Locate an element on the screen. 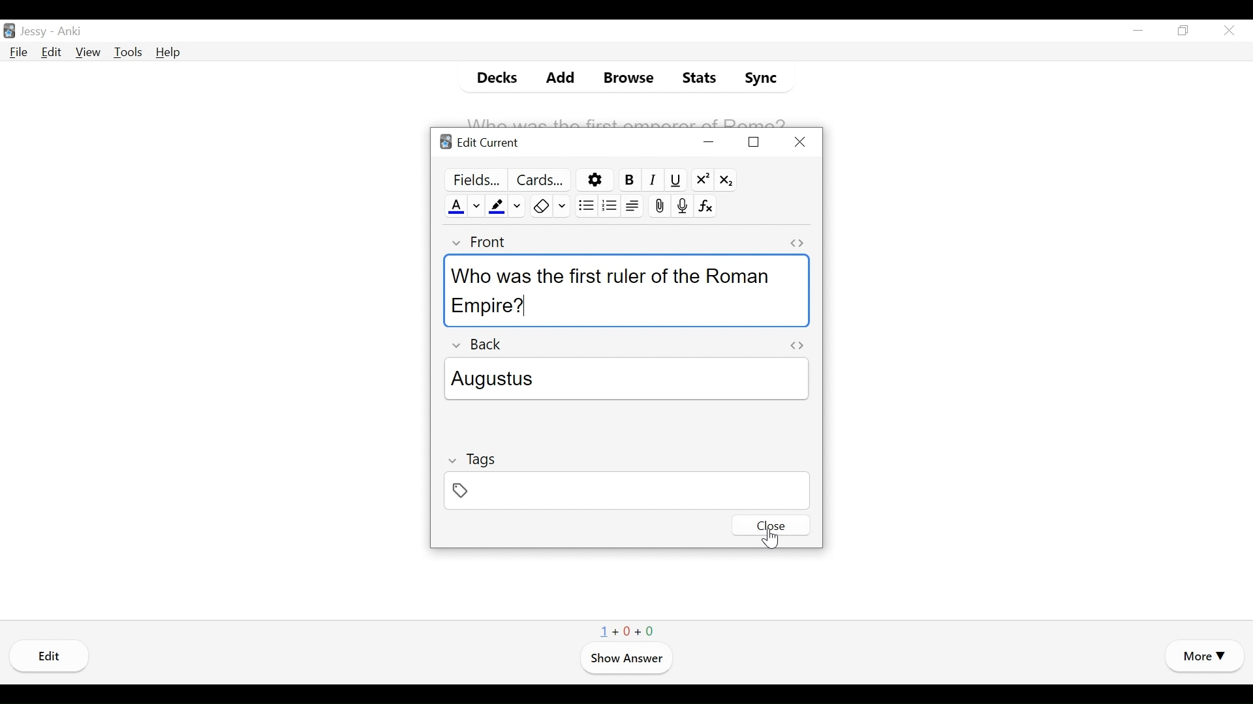  View is located at coordinates (87, 52).